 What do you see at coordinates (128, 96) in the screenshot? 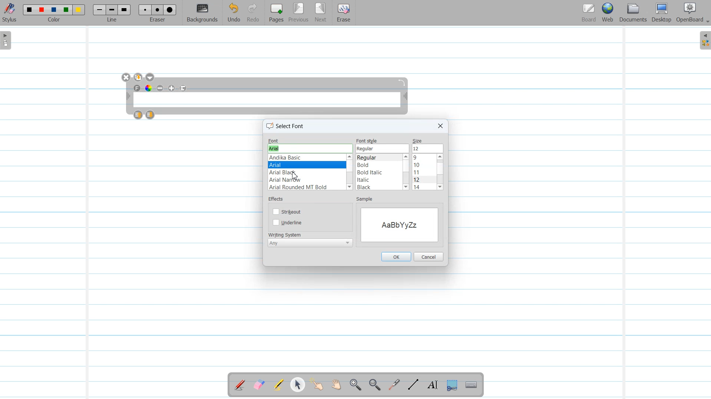
I see `Adjust width of text tool ` at bounding box center [128, 96].